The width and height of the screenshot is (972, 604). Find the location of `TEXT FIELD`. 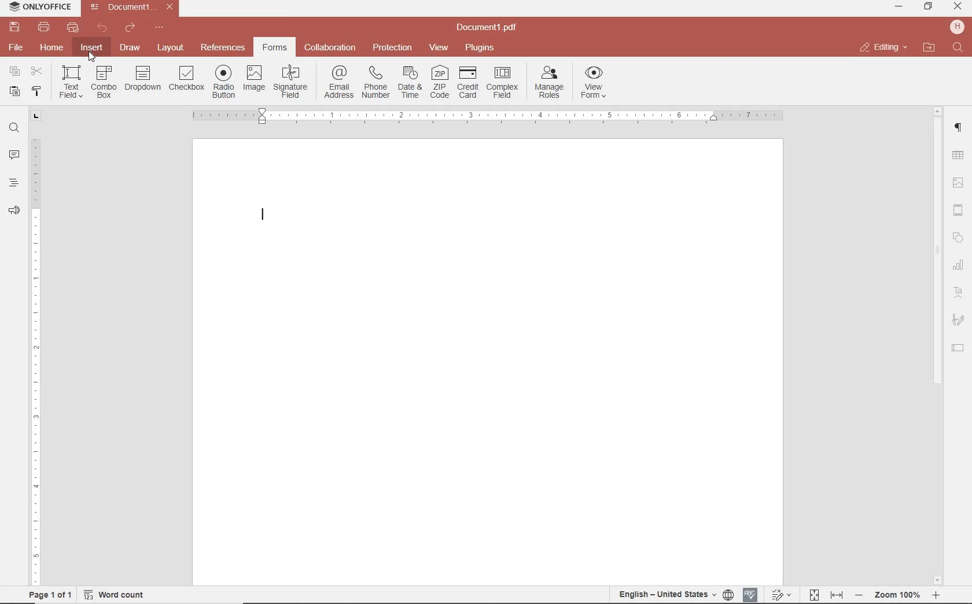

TEXT FIELD is located at coordinates (958, 347).